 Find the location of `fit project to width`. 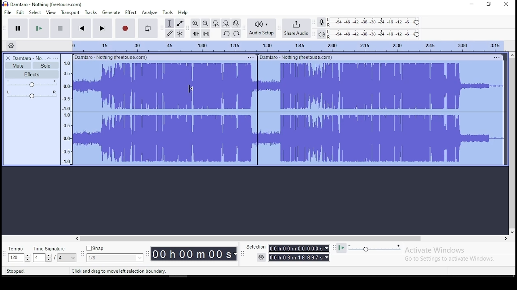

fit project to width is located at coordinates (216, 23).